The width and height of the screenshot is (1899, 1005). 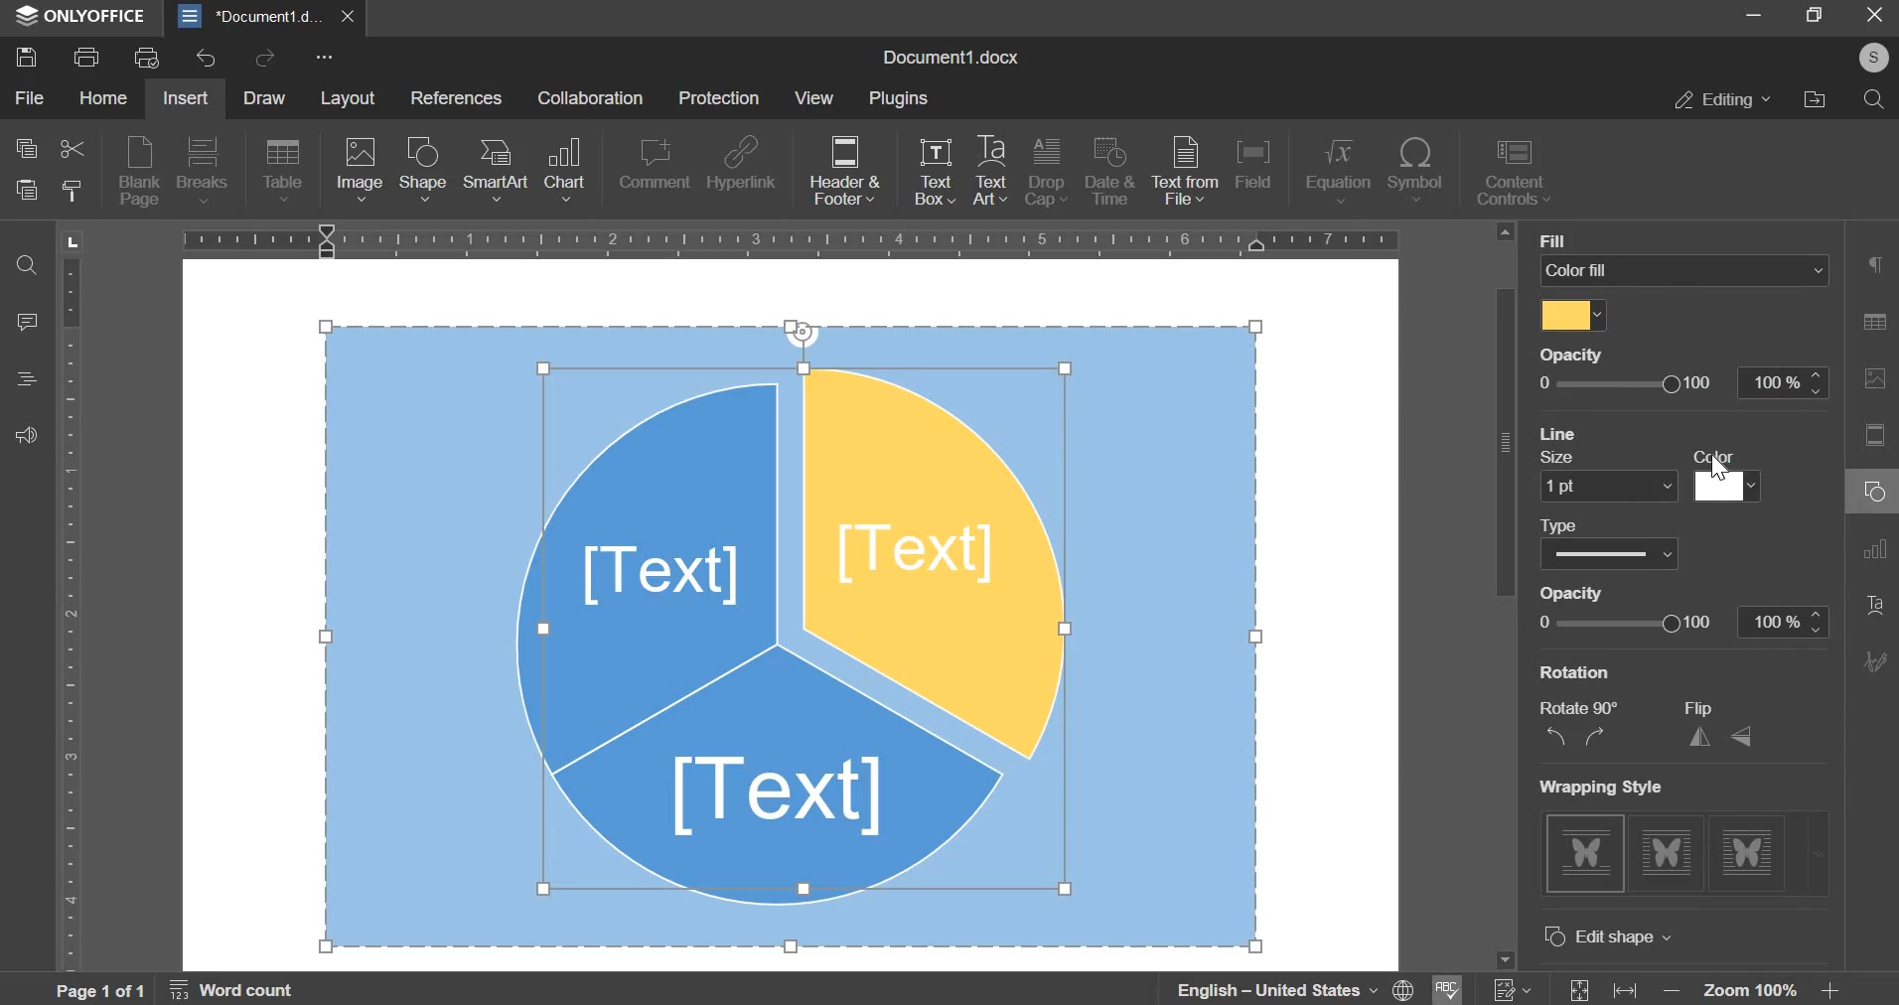 I want to click on line type, so click(x=1610, y=553).